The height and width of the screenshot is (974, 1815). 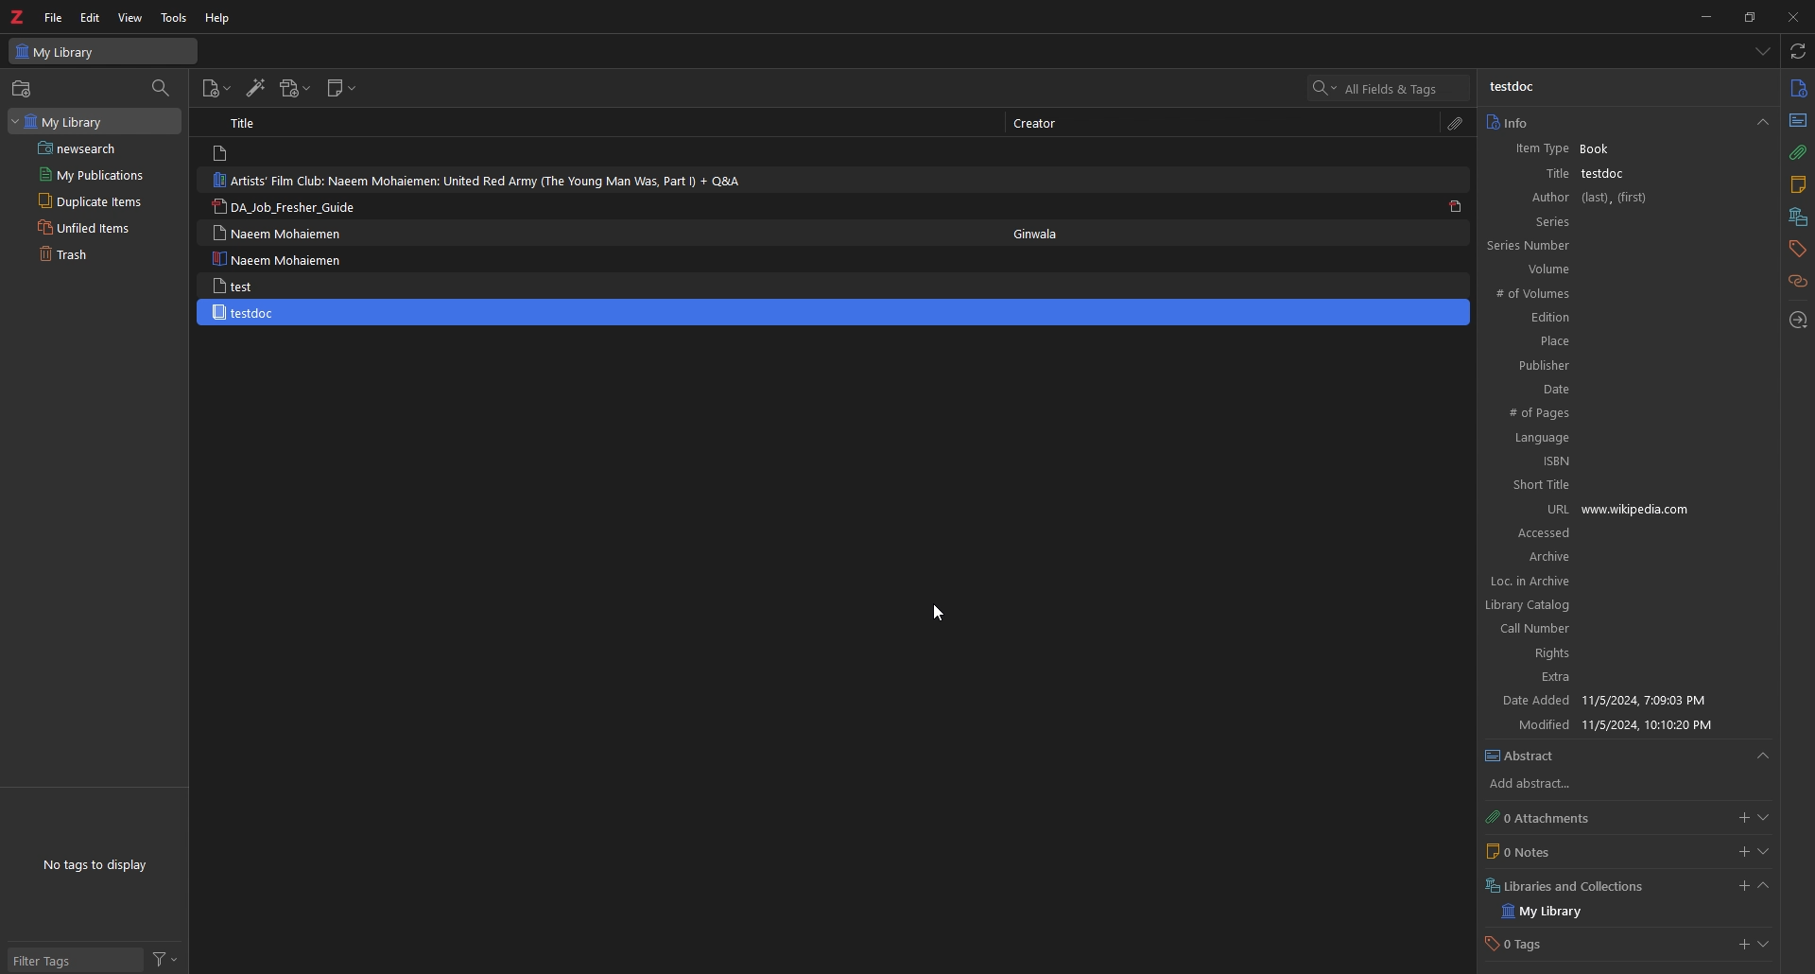 I want to click on tags, so click(x=1797, y=249).